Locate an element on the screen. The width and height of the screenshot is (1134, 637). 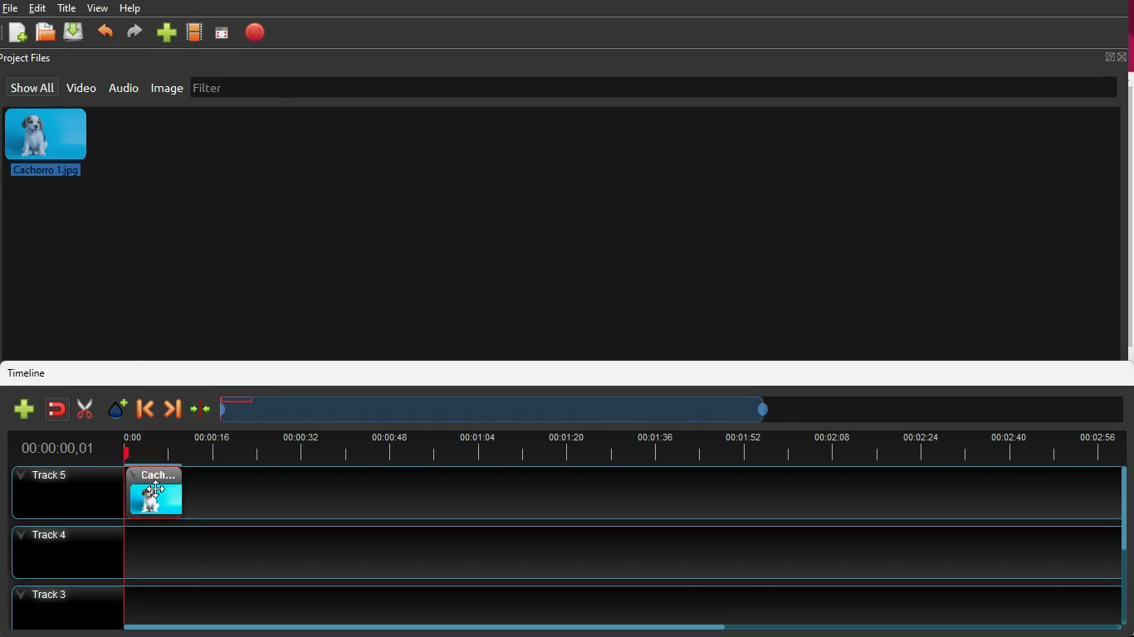
video is located at coordinates (82, 87).